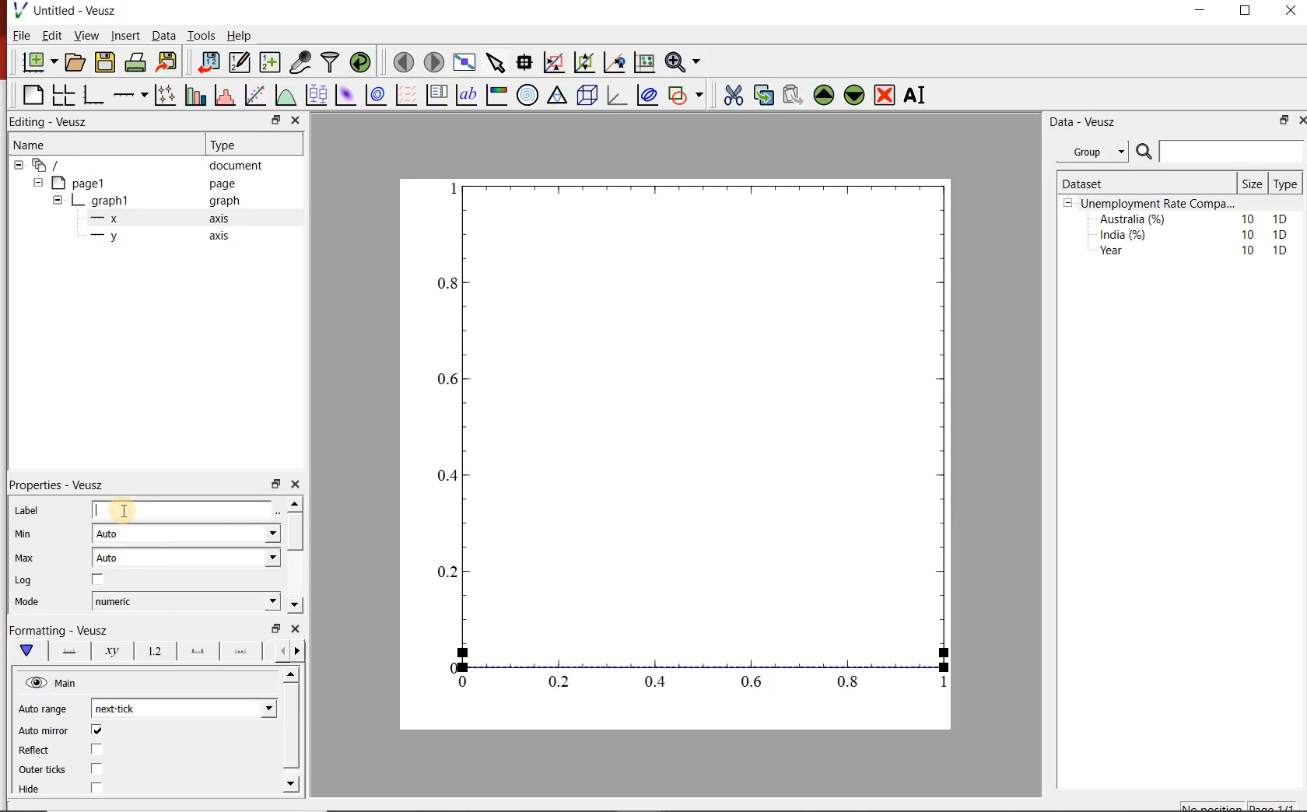  I want to click on base graphs, so click(94, 95).